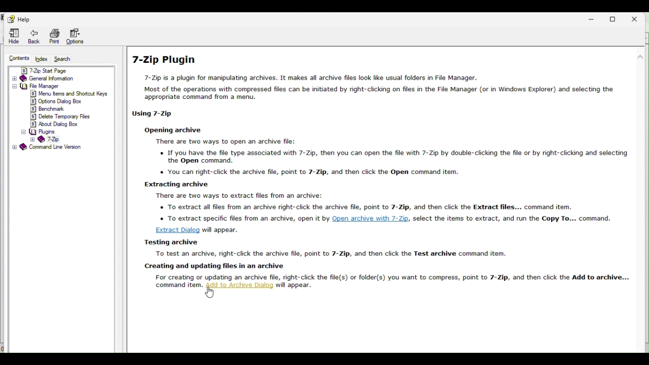 The width and height of the screenshot is (649, 365). I want to click on help, so click(17, 18).